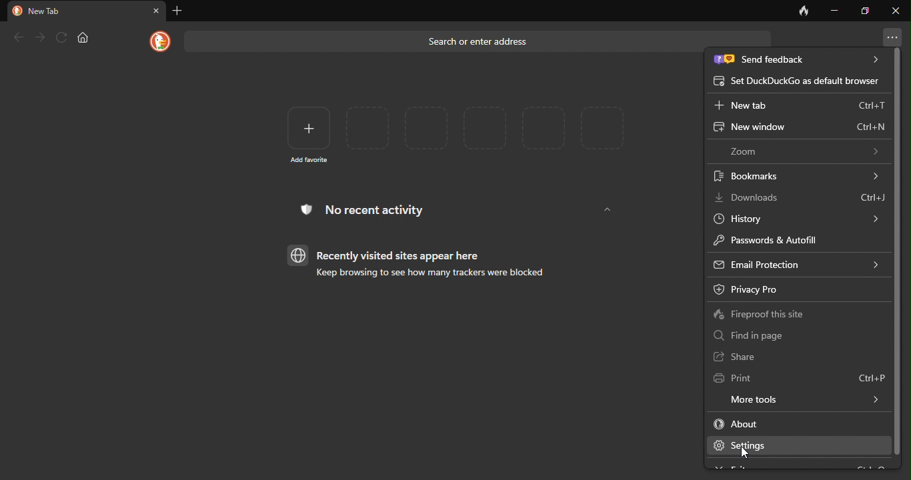  I want to click on new tab and more, so click(892, 37).